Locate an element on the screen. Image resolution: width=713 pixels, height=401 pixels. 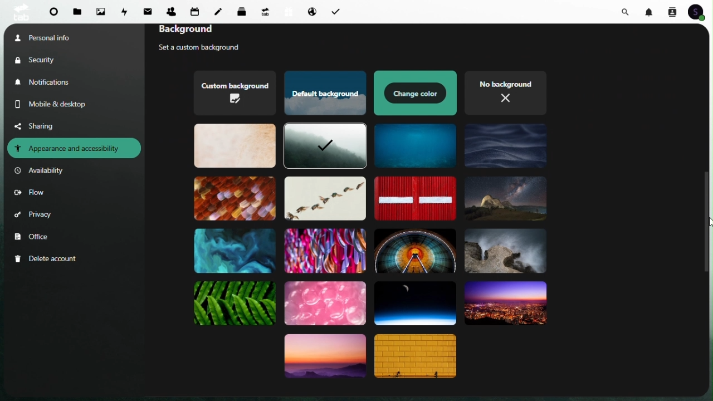
Delete account is located at coordinates (48, 259).